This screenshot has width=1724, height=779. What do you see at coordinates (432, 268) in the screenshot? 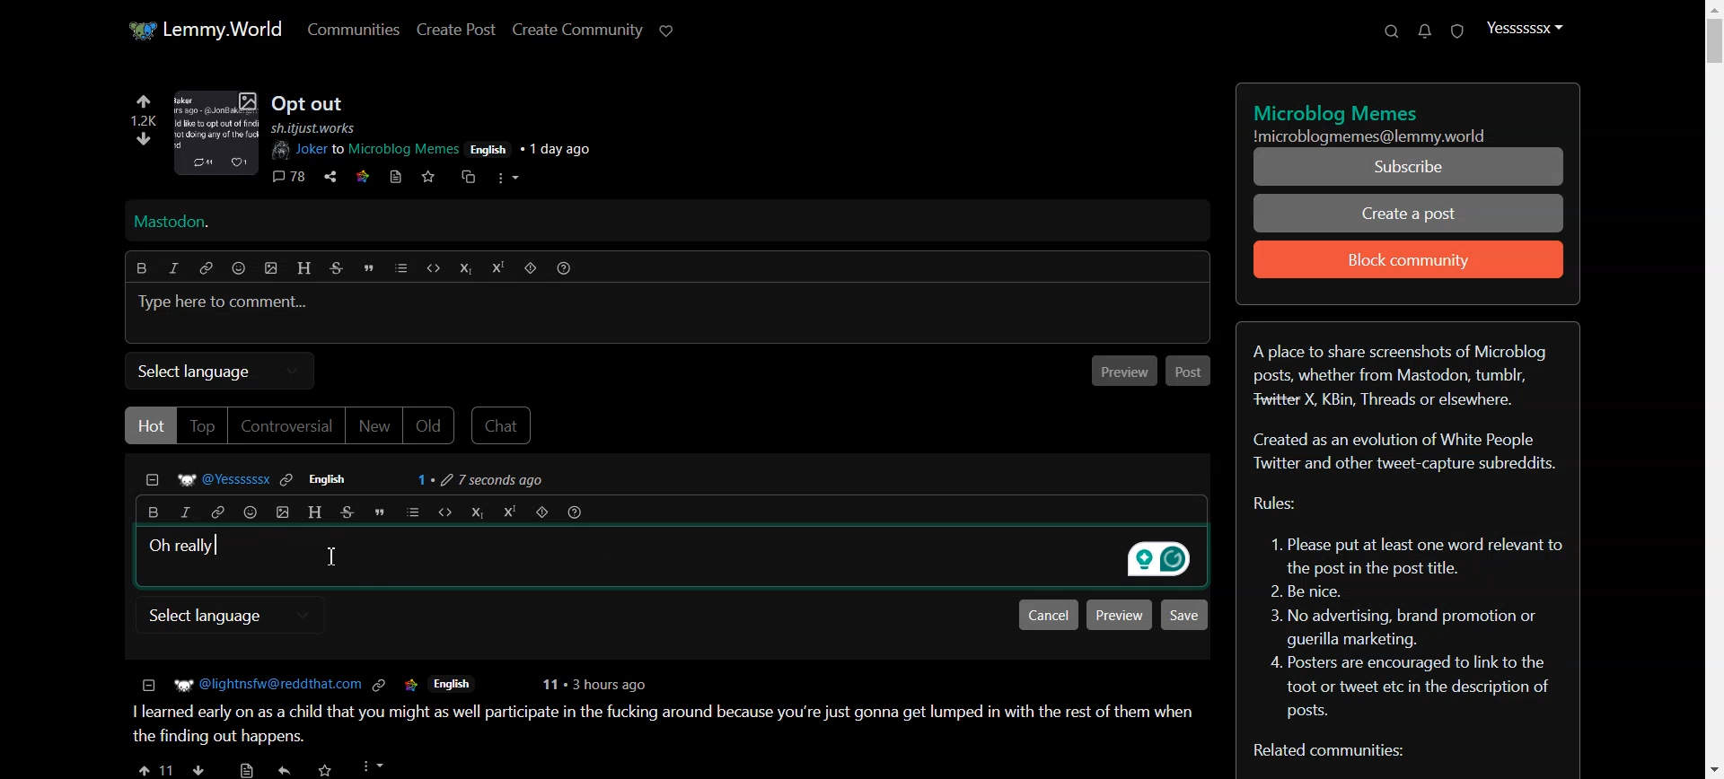
I see `Code` at bounding box center [432, 268].